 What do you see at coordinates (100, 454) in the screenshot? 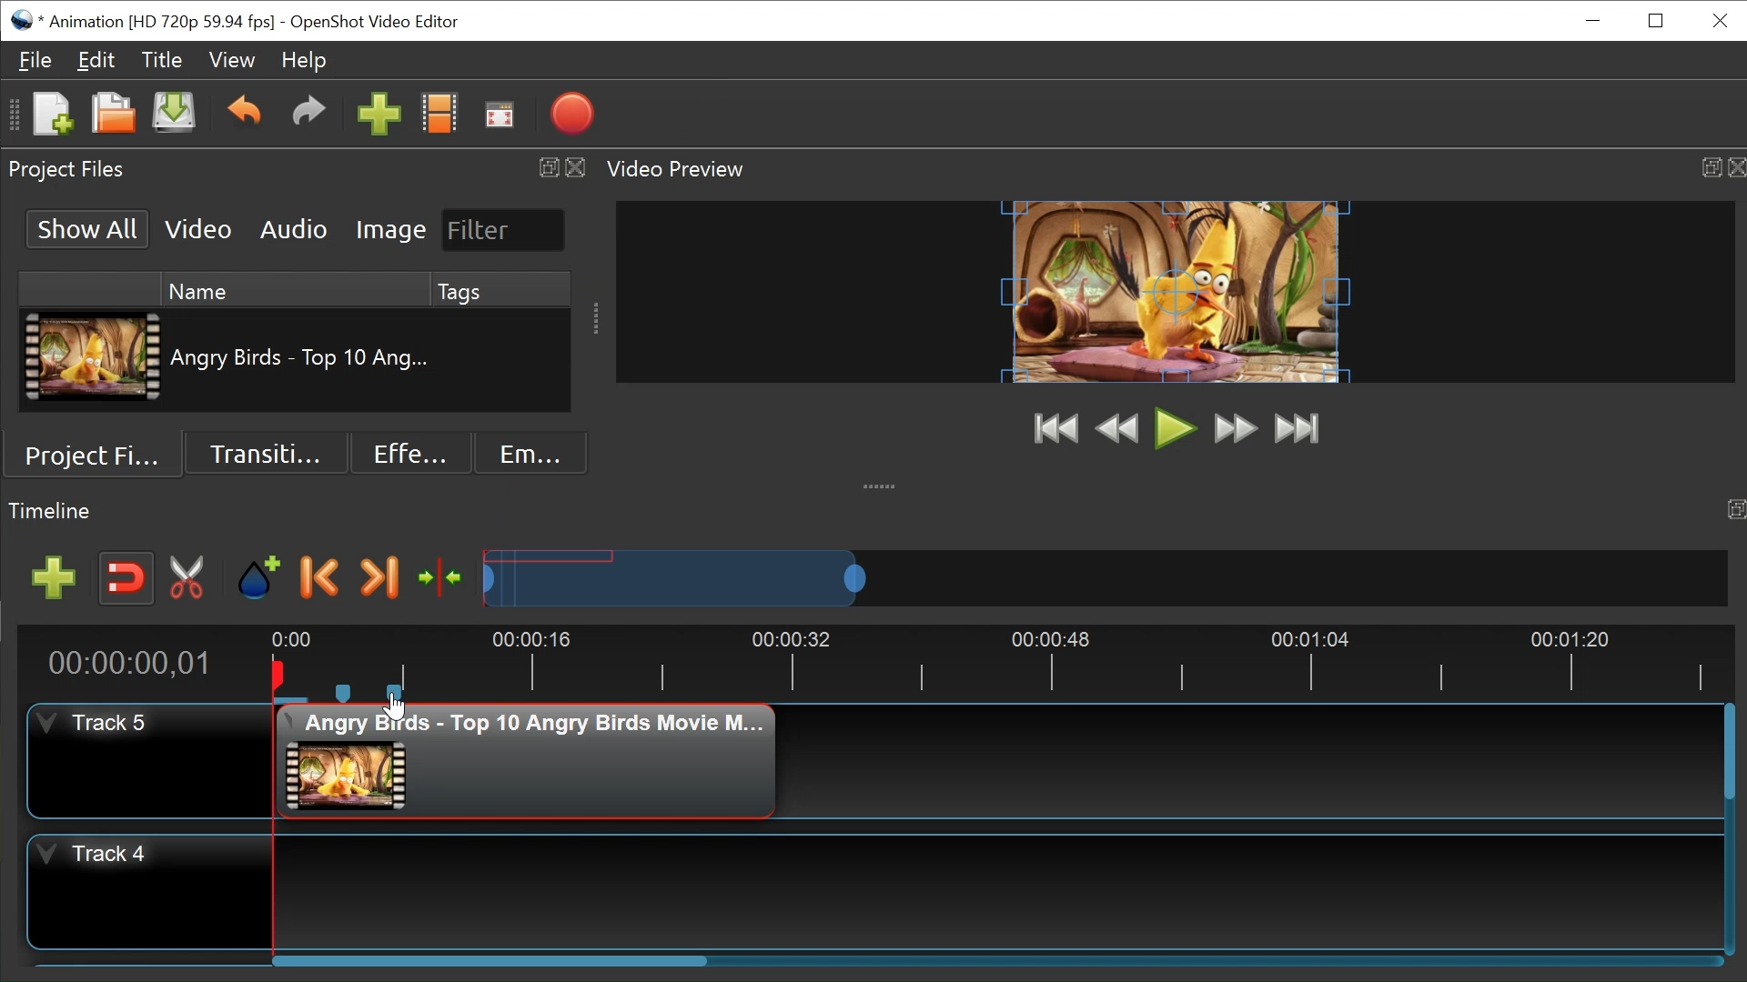
I see `Project Files` at bounding box center [100, 454].